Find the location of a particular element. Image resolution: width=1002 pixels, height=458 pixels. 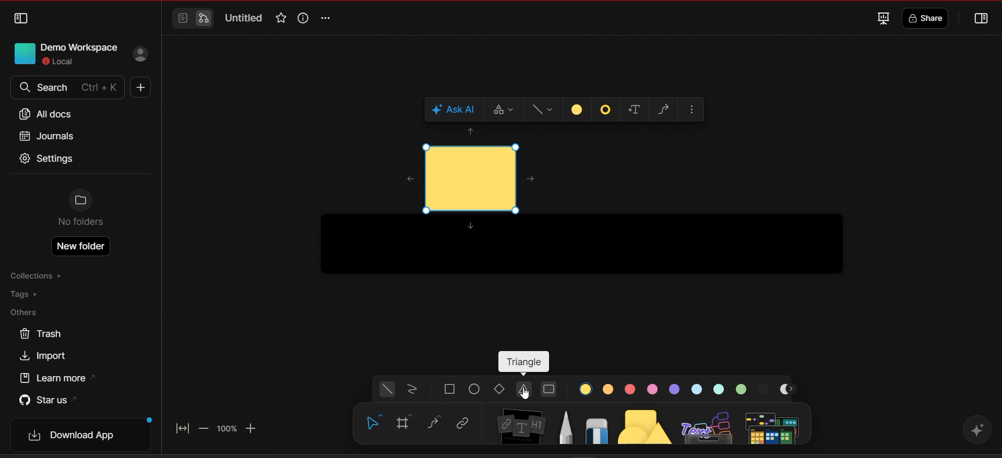

move down is located at coordinates (472, 227).